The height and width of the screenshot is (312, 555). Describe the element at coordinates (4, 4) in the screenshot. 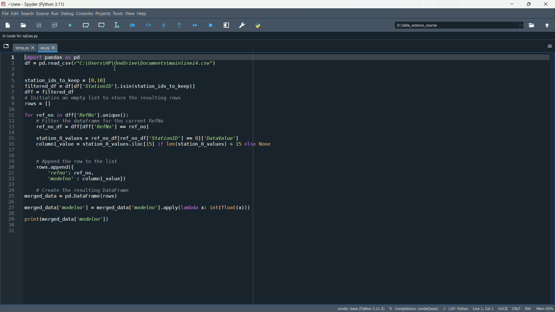

I see `app icon` at that location.